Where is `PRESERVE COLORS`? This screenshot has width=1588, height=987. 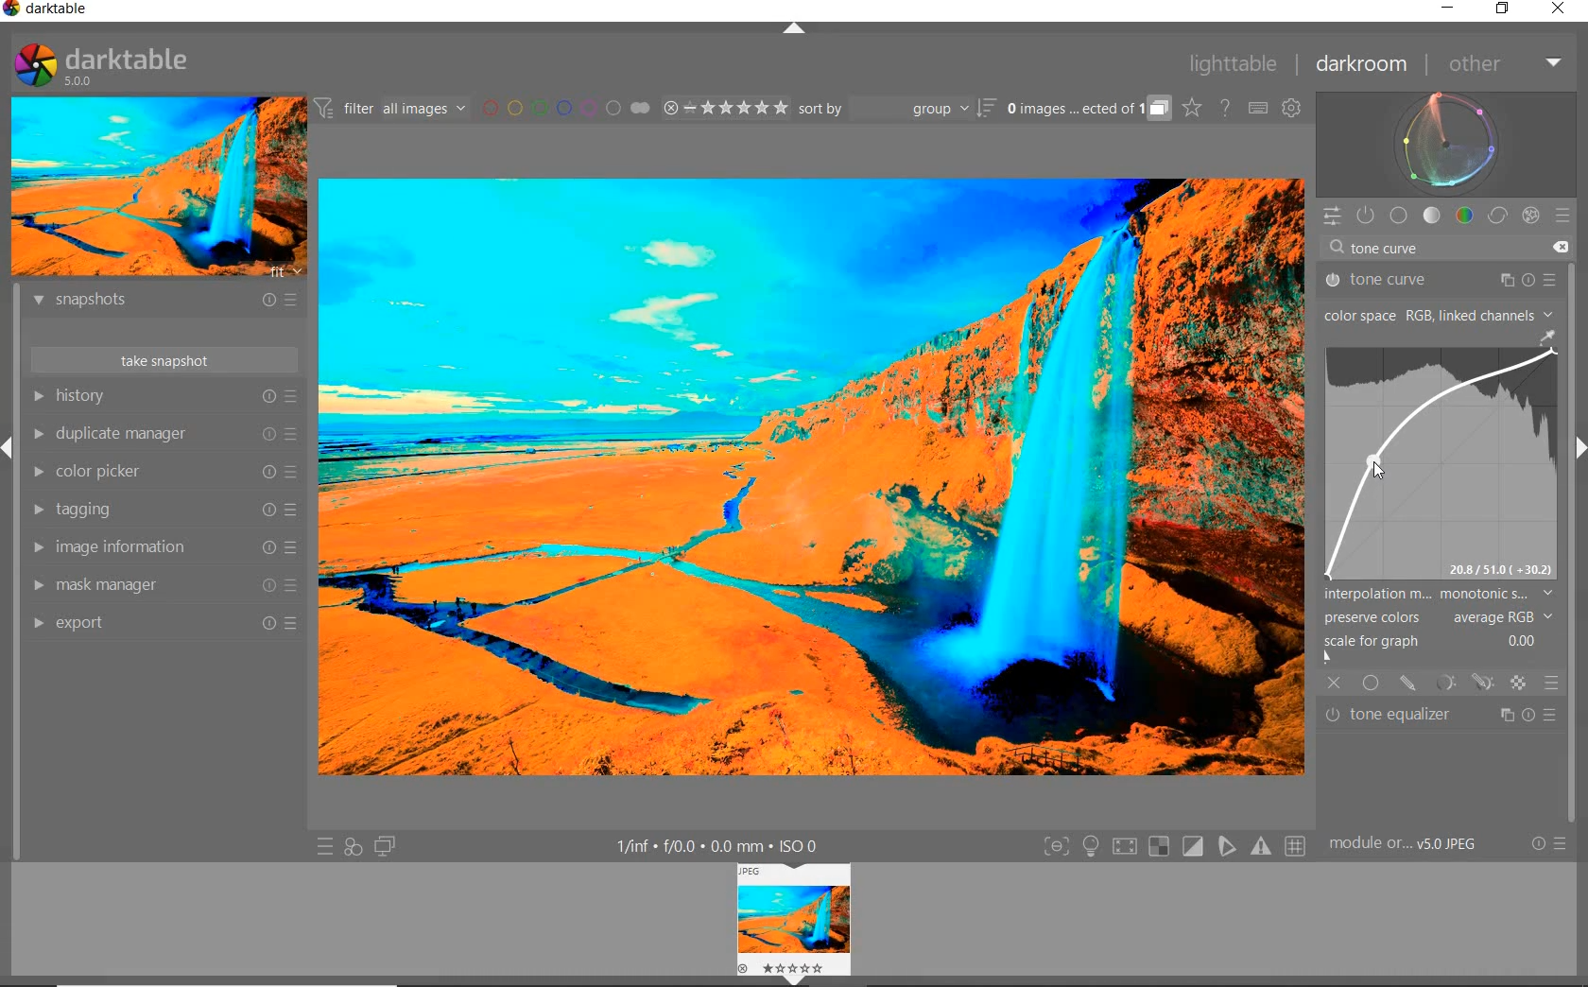 PRESERVE COLORS is located at coordinates (1442, 618).